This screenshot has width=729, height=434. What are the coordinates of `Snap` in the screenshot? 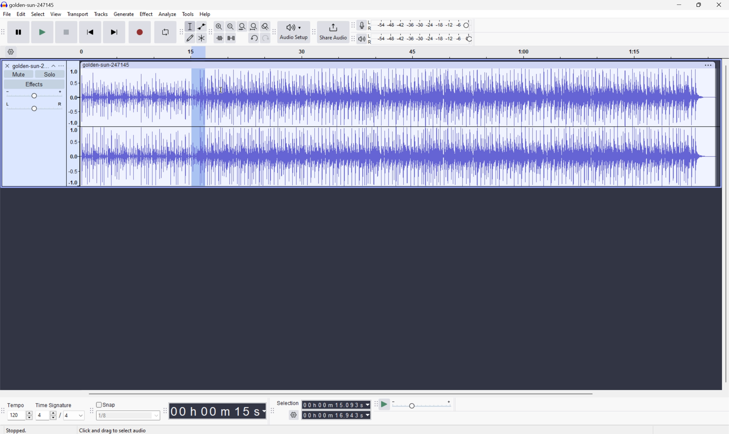 It's located at (105, 404).